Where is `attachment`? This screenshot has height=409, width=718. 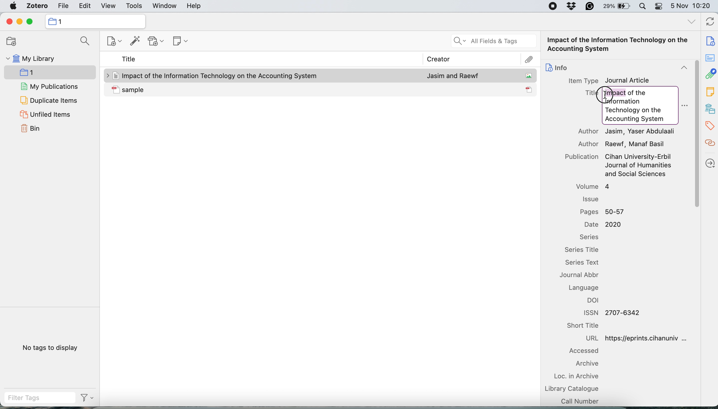 attachment is located at coordinates (529, 60).